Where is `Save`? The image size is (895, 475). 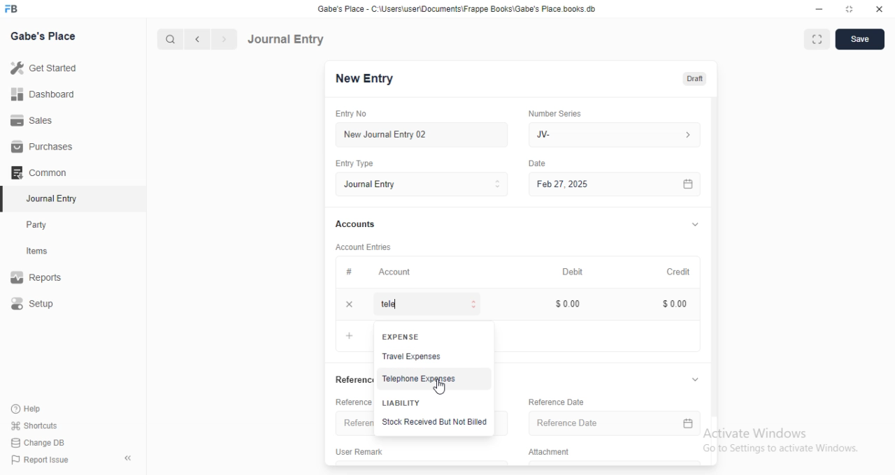
Save is located at coordinates (860, 39).